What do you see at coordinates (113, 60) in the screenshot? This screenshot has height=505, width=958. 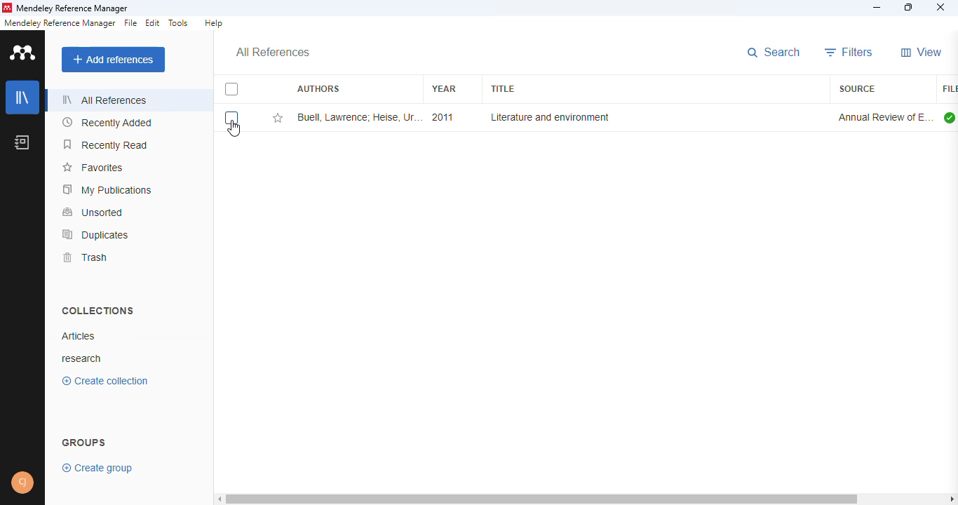 I see `add references` at bounding box center [113, 60].